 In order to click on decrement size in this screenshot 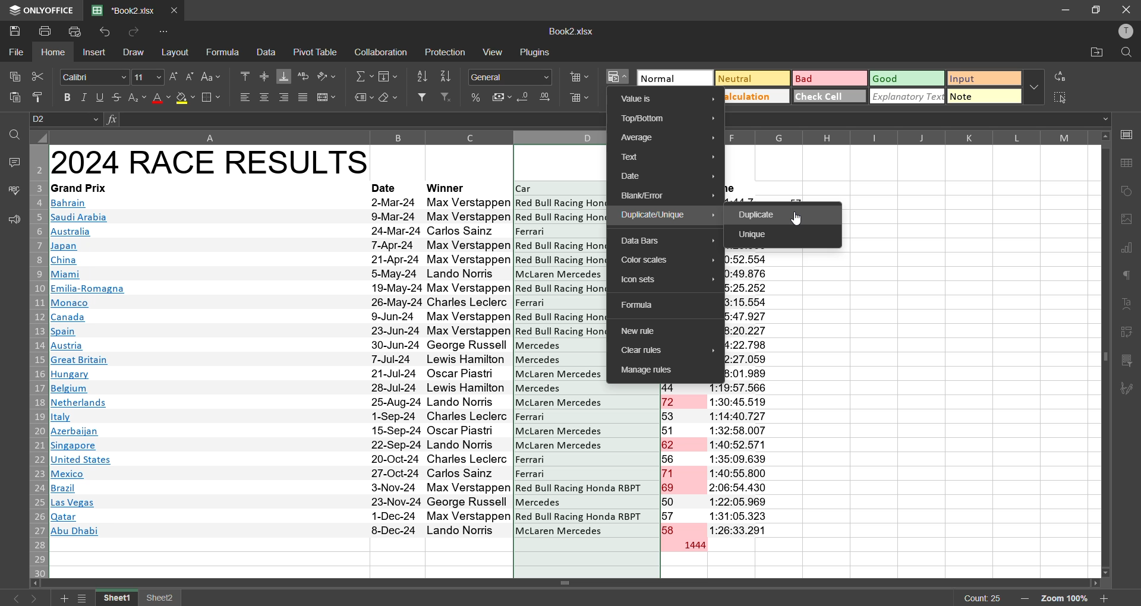, I will do `click(189, 76)`.